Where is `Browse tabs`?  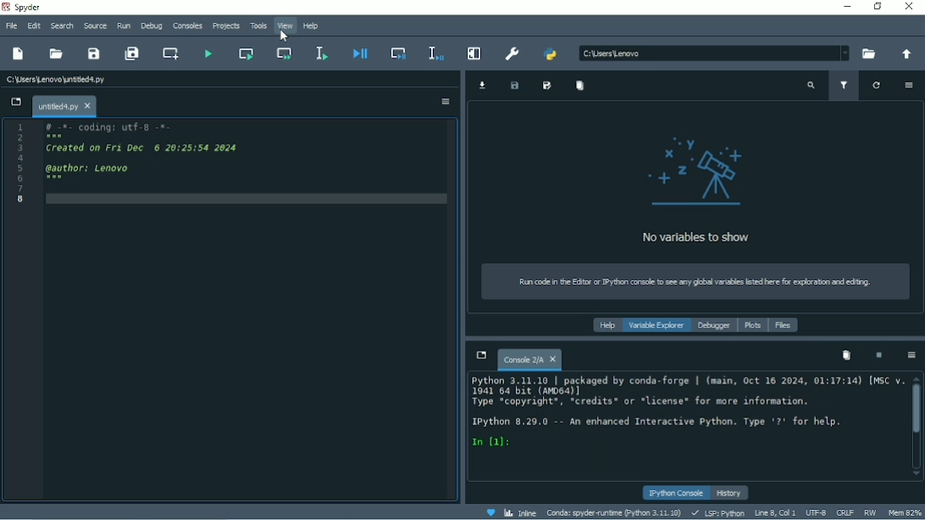 Browse tabs is located at coordinates (14, 103).